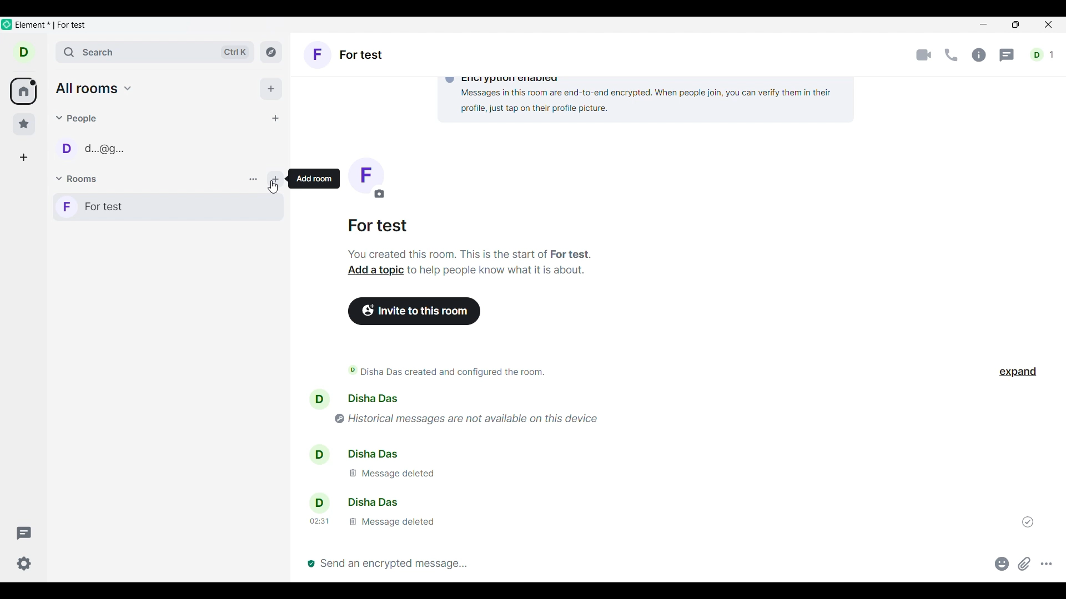 Image resolution: width=1066 pixels, height=599 pixels. Describe the element at coordinates (1002, 564) in the screenshot. I see `Emoji` at that location.